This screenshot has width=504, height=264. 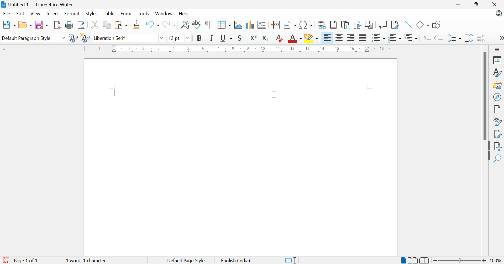 I want to click on Strikethrough, so click(x=240, y=39).